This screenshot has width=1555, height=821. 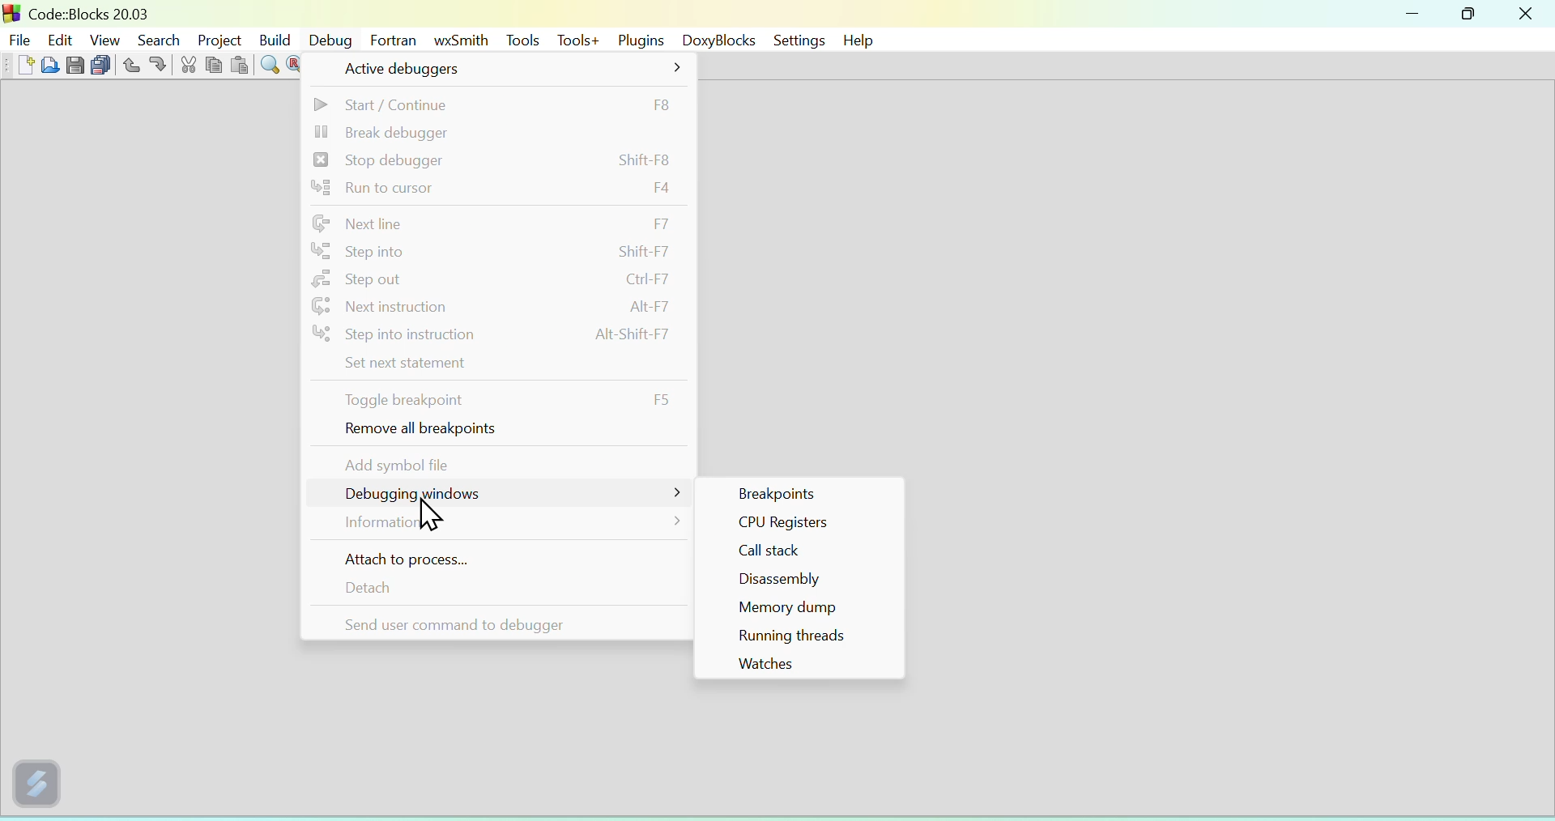 I want to click on cursor, so click(x=426, y=513).